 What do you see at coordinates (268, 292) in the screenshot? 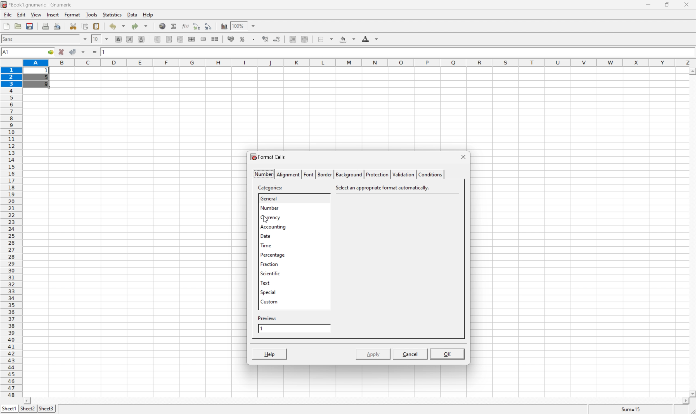
I see `special` at bounding box center [268, 292].